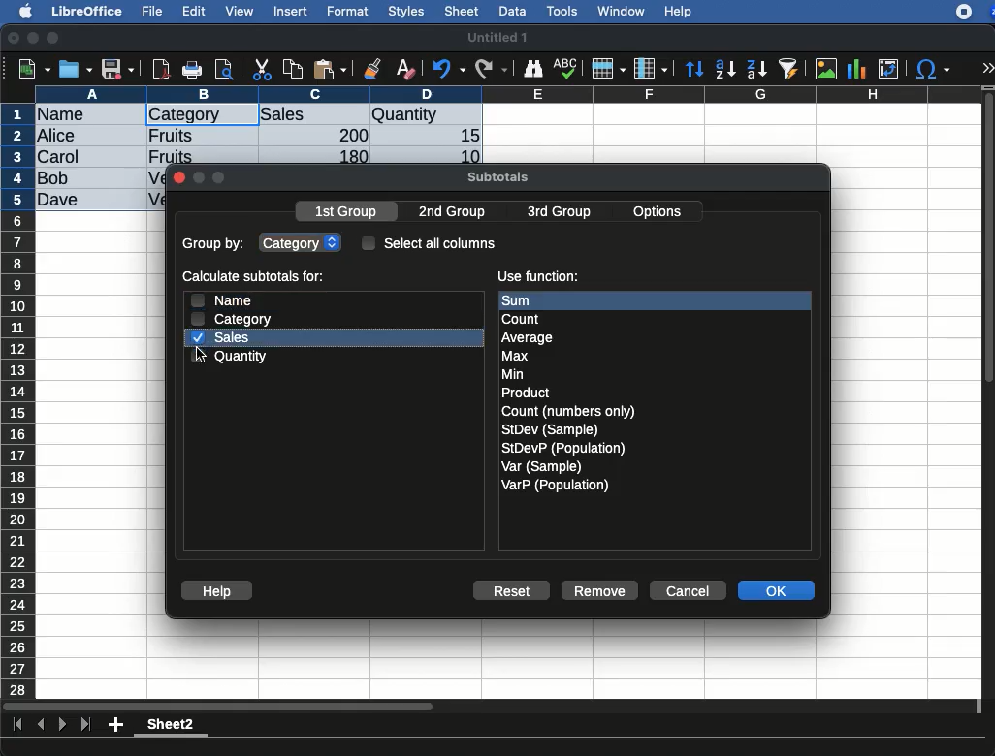 This screenshot has width=995, height=756. Describe the element at coordinates (20, 10) in the screenshot. I see `apple` at that location.